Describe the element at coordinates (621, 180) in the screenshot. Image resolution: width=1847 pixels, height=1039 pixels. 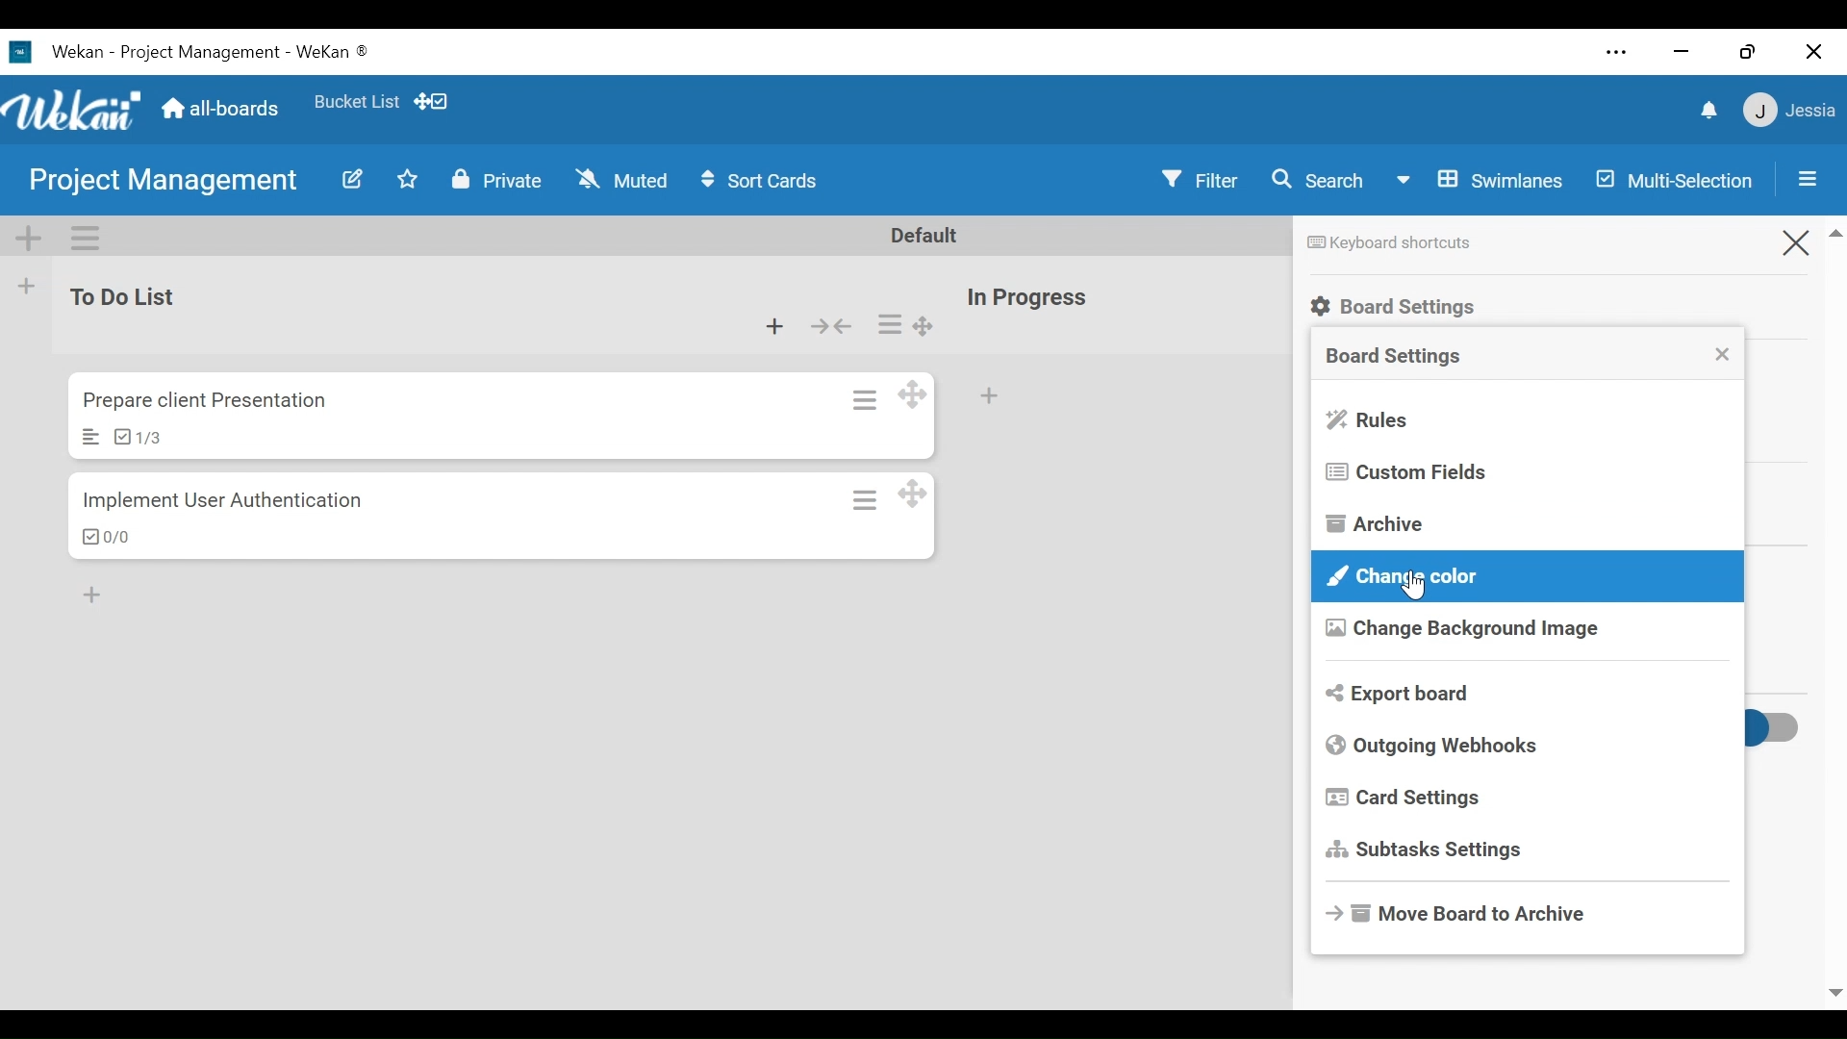
I see `Muted` at that location.